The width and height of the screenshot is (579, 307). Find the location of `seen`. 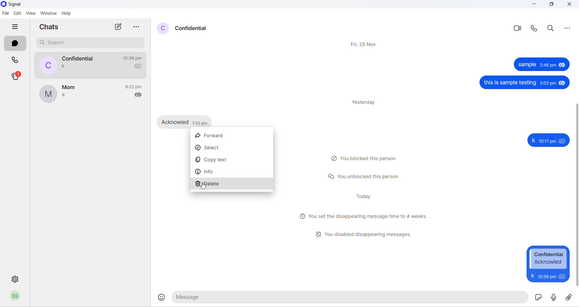

seen is located at coordinates (563, 141).